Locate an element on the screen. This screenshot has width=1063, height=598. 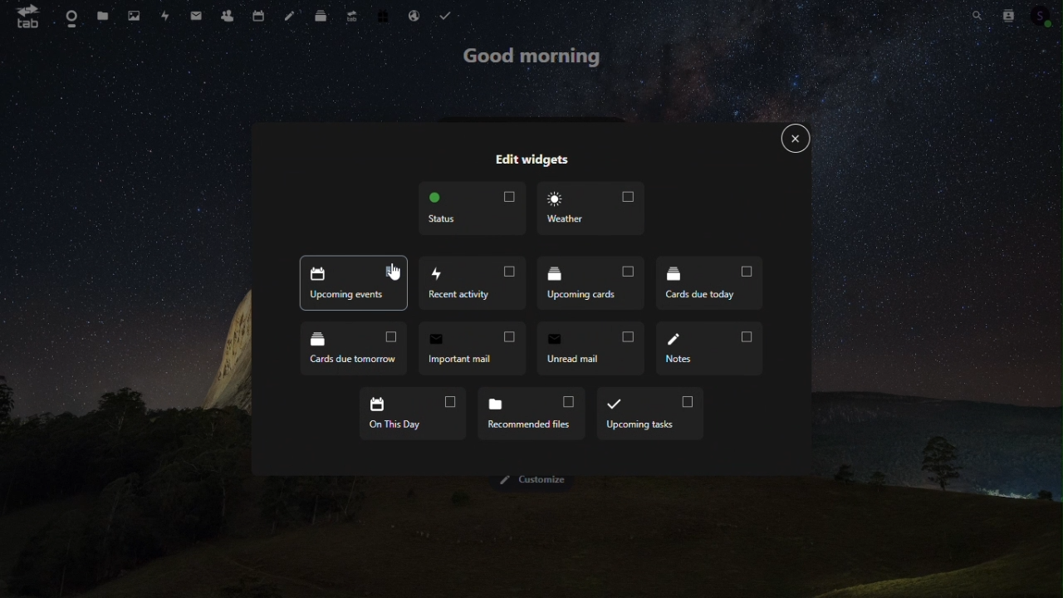
Important mail is located at coordinates (470, 349).